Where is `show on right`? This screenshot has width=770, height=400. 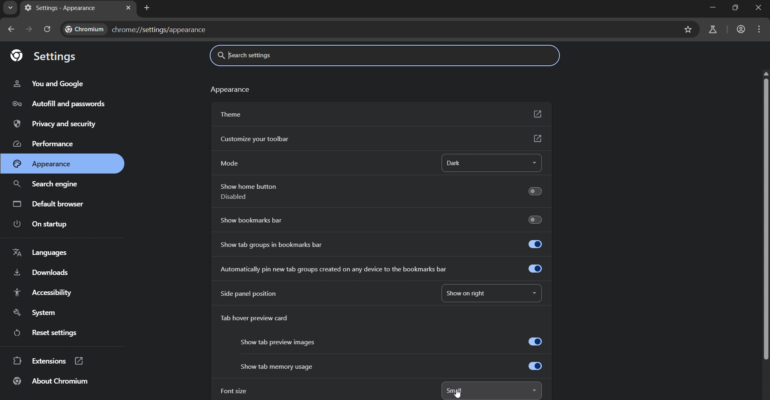 show on right is located at coordinates (472, 292).